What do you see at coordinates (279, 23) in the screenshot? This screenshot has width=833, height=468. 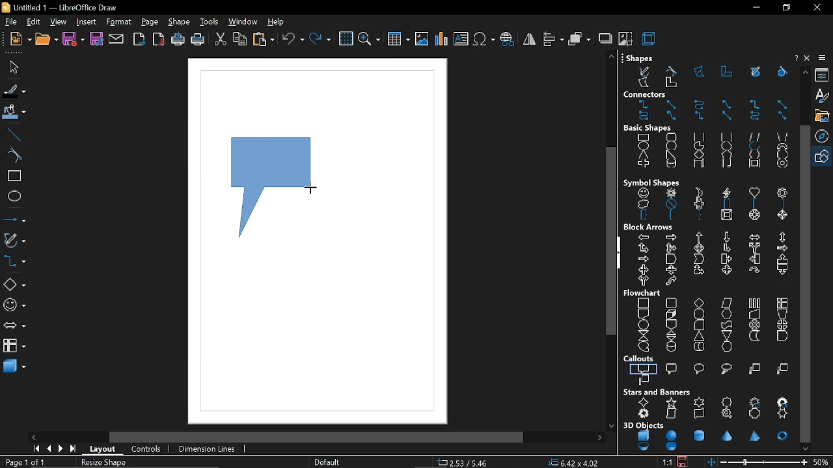 I see `help` at bounding box center [279, 23].